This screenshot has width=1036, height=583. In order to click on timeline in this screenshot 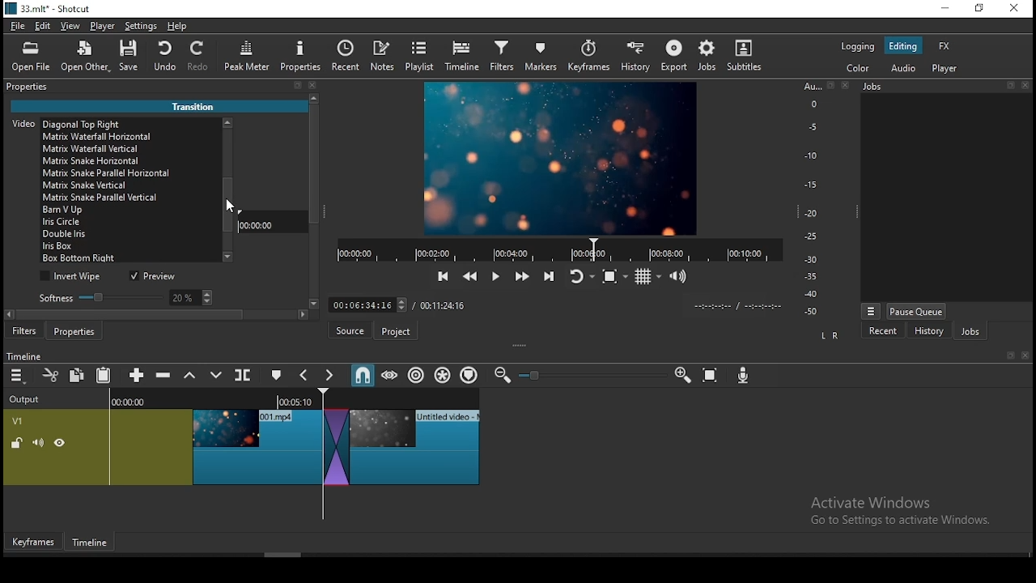, I will do `click(27, 355)`.